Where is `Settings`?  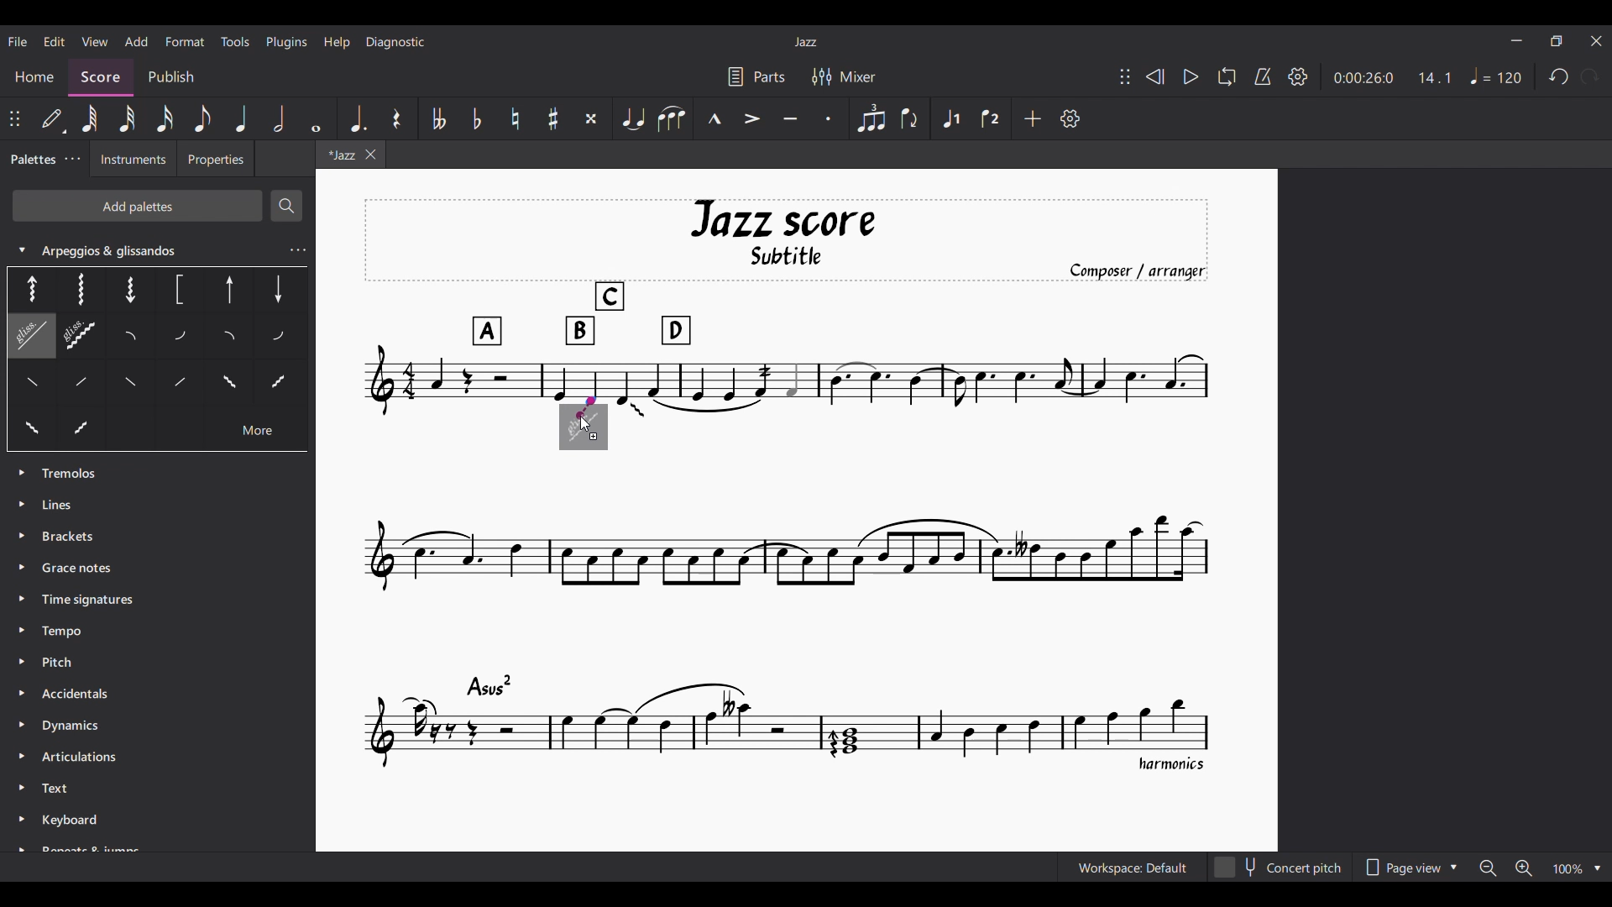 Settings is located at coordinates (1298, 76).